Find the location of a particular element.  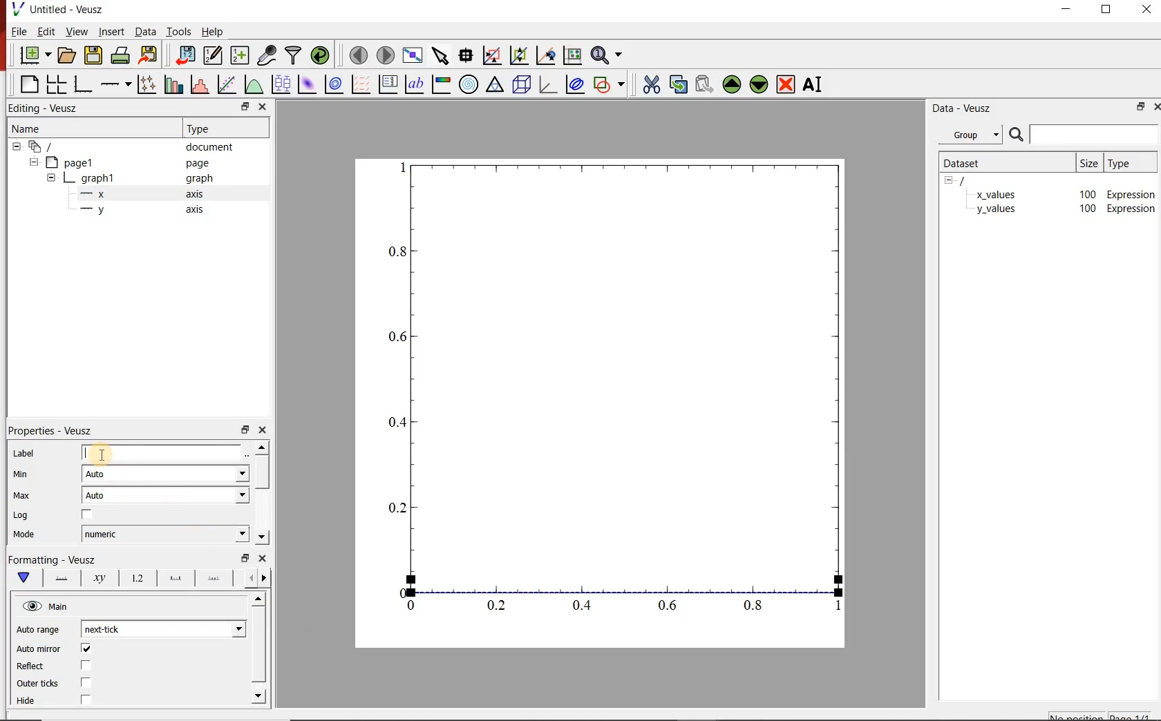

file is located at coordinates (20, 31).